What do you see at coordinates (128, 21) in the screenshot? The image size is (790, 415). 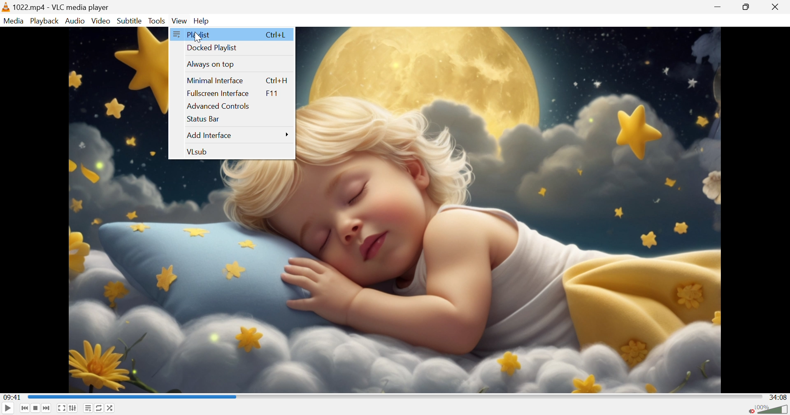 I see `Subtitle` at bounding box center [128, 21].